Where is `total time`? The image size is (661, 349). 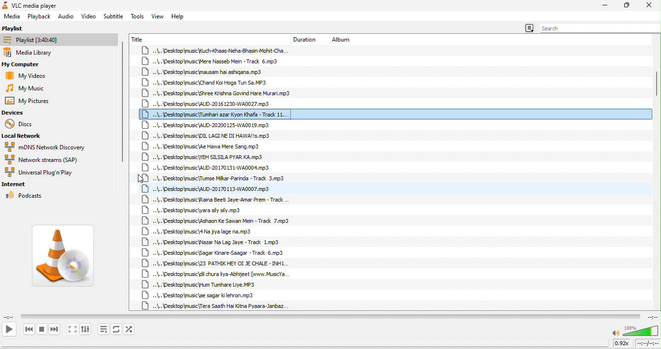
total time is located at coordinates (651, 317).